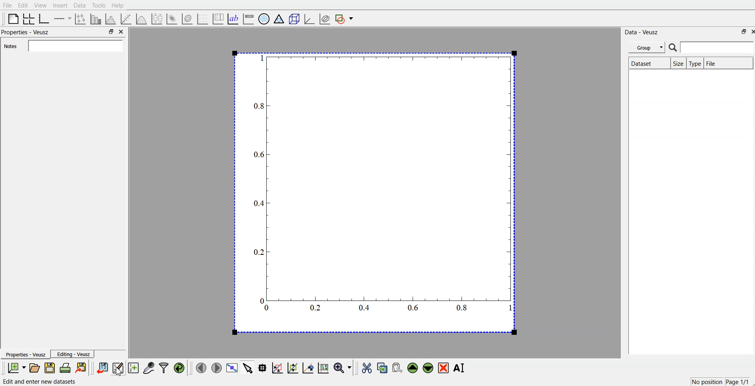 The image size is (755, 386). Describe the element at coordinates (233, 18) in the screenshot. I see `text label` at that location.